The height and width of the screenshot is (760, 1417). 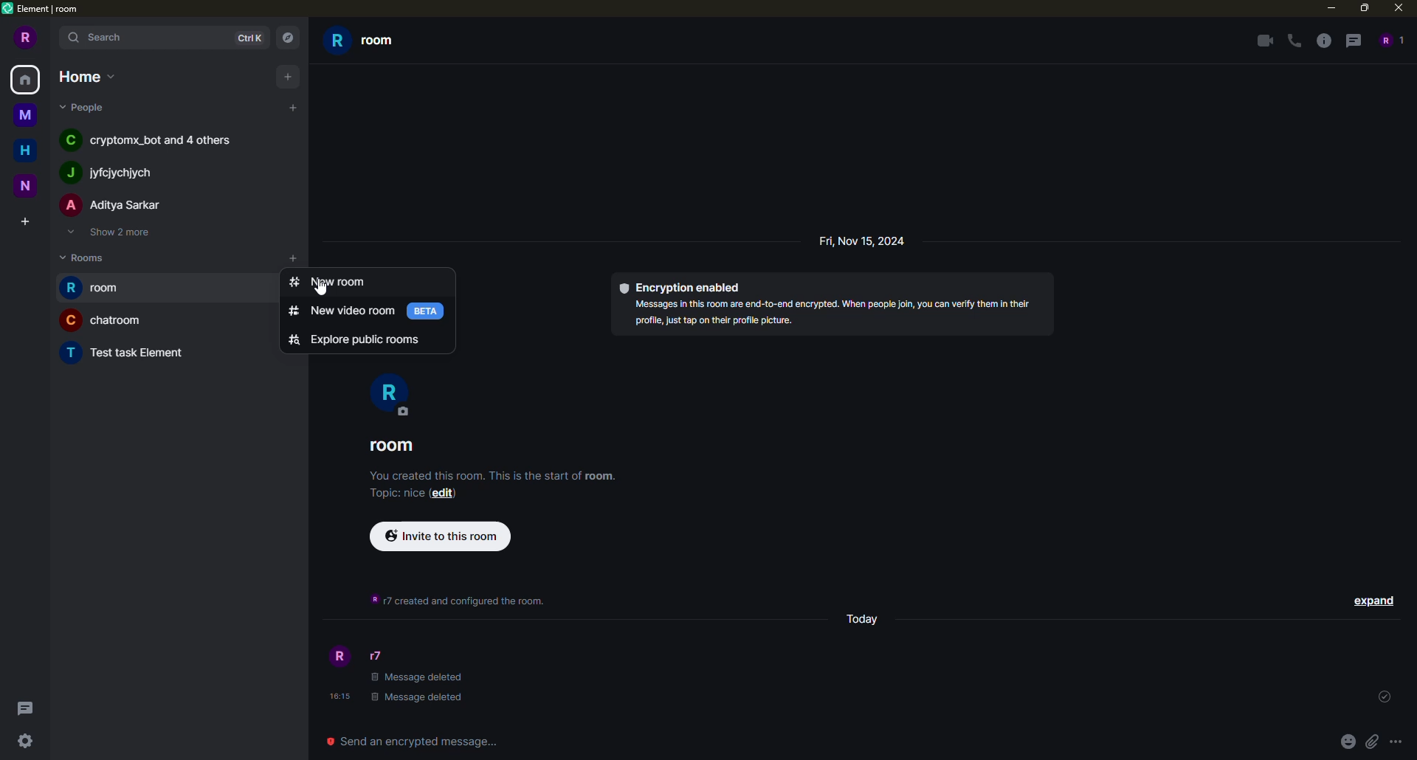 I want to click on voice call, so click(x=1294, y=40).